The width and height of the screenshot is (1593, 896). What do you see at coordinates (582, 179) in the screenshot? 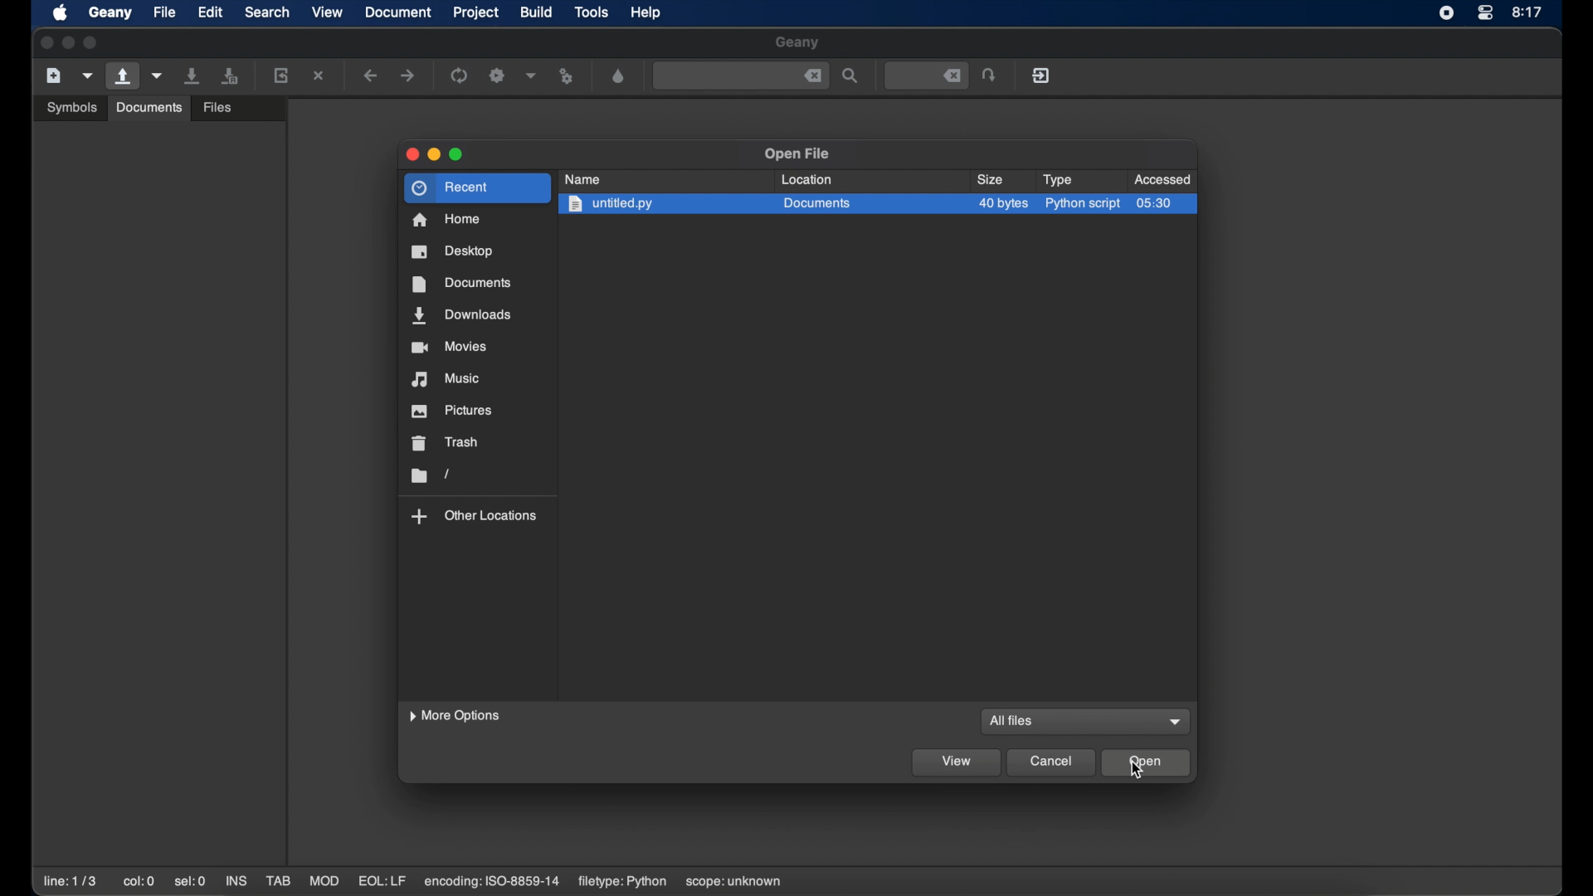
I see `name` at bounding box center [582, 179].